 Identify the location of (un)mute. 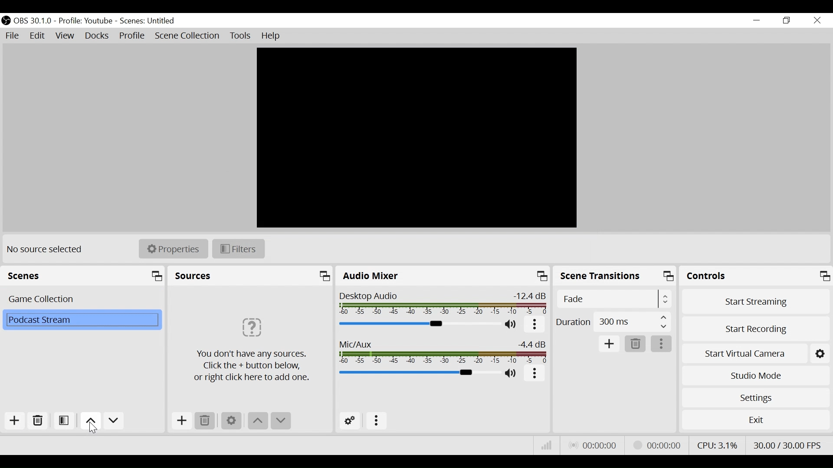
(512, 325).